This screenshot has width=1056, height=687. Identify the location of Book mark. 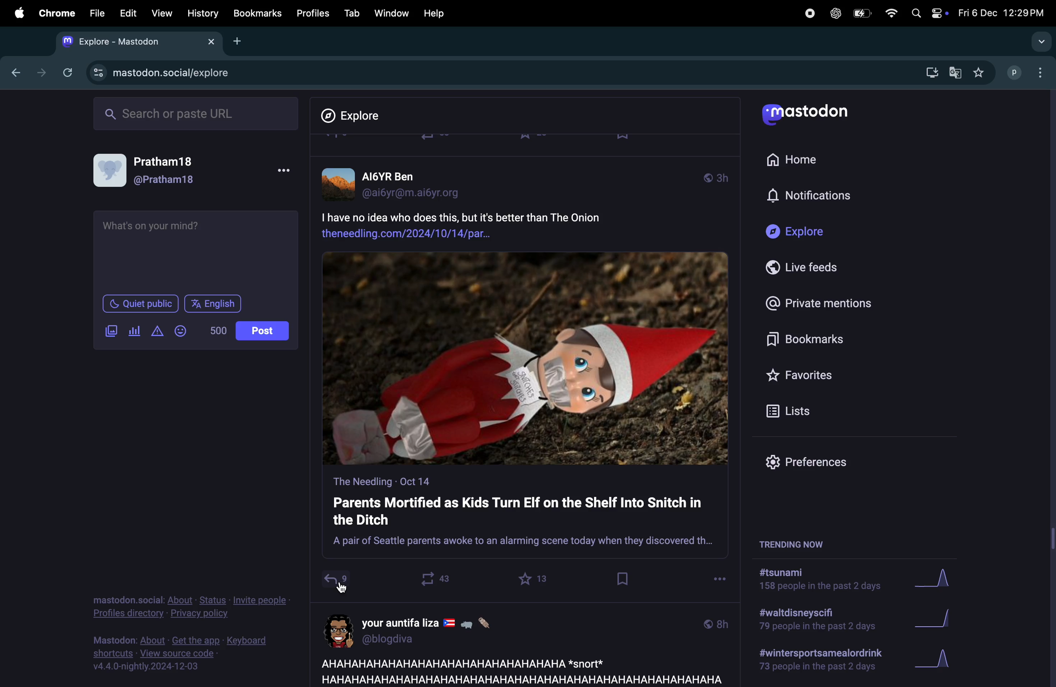
(256, 13).